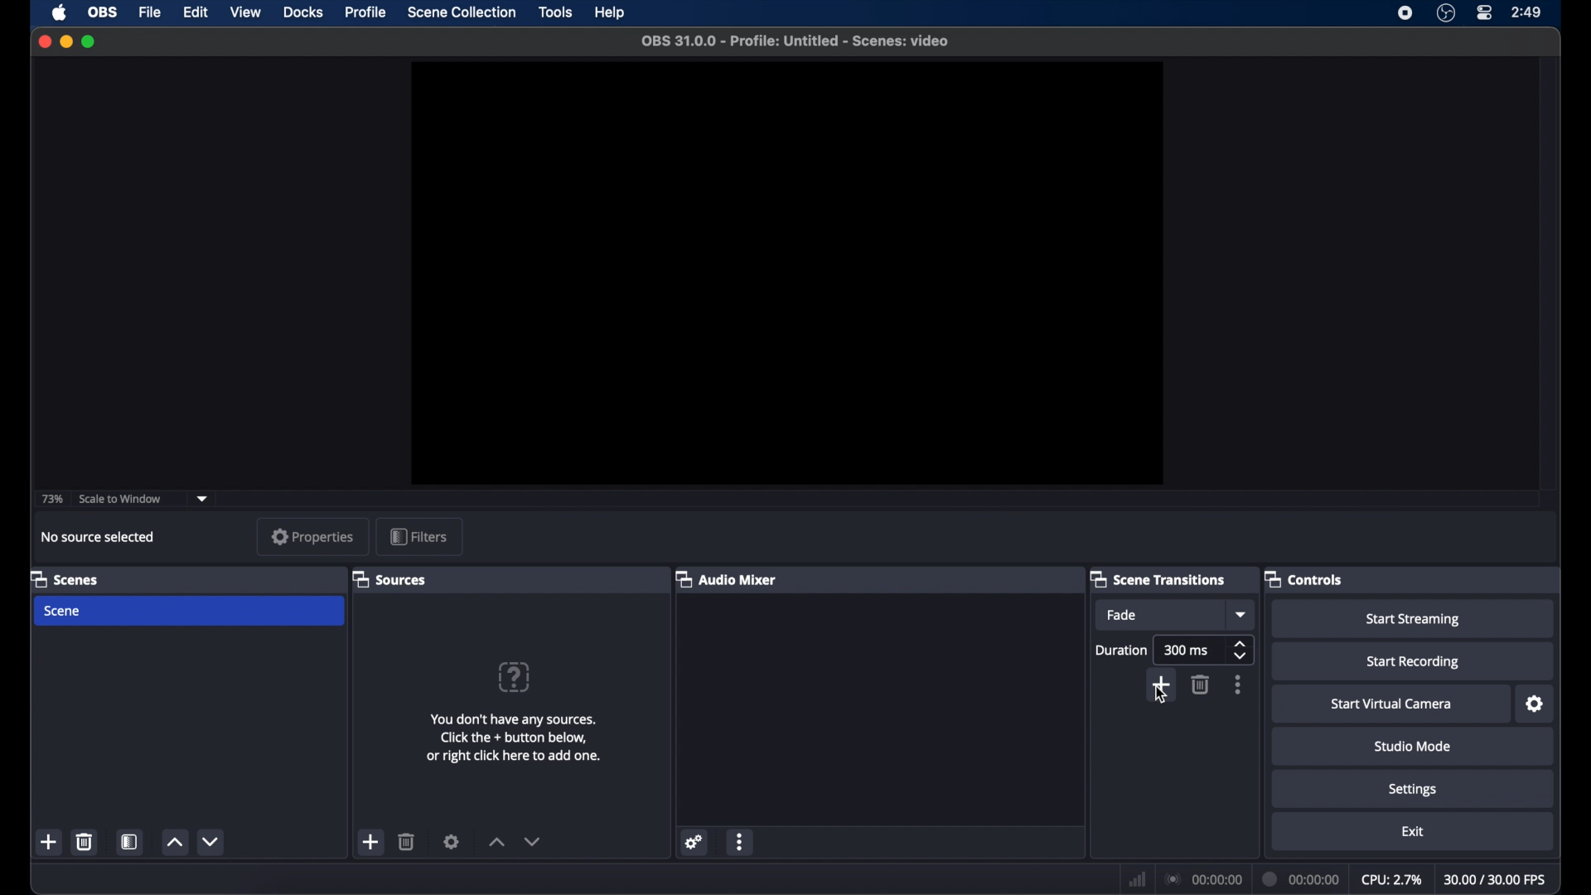 Image resolution: width=1591 pixels, height=895 pixels. What do you see at coordinates (1413, 619) in the screenshot?
I see `start streaming` at bounding box center [1413, 619].